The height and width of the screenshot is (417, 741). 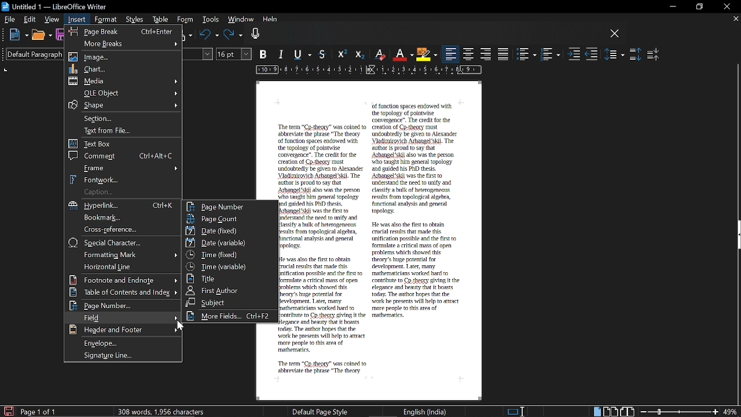 What do you see at coordinates (271, 21) in the screenshot?
I see `Help` at bounding box center [271, 21].